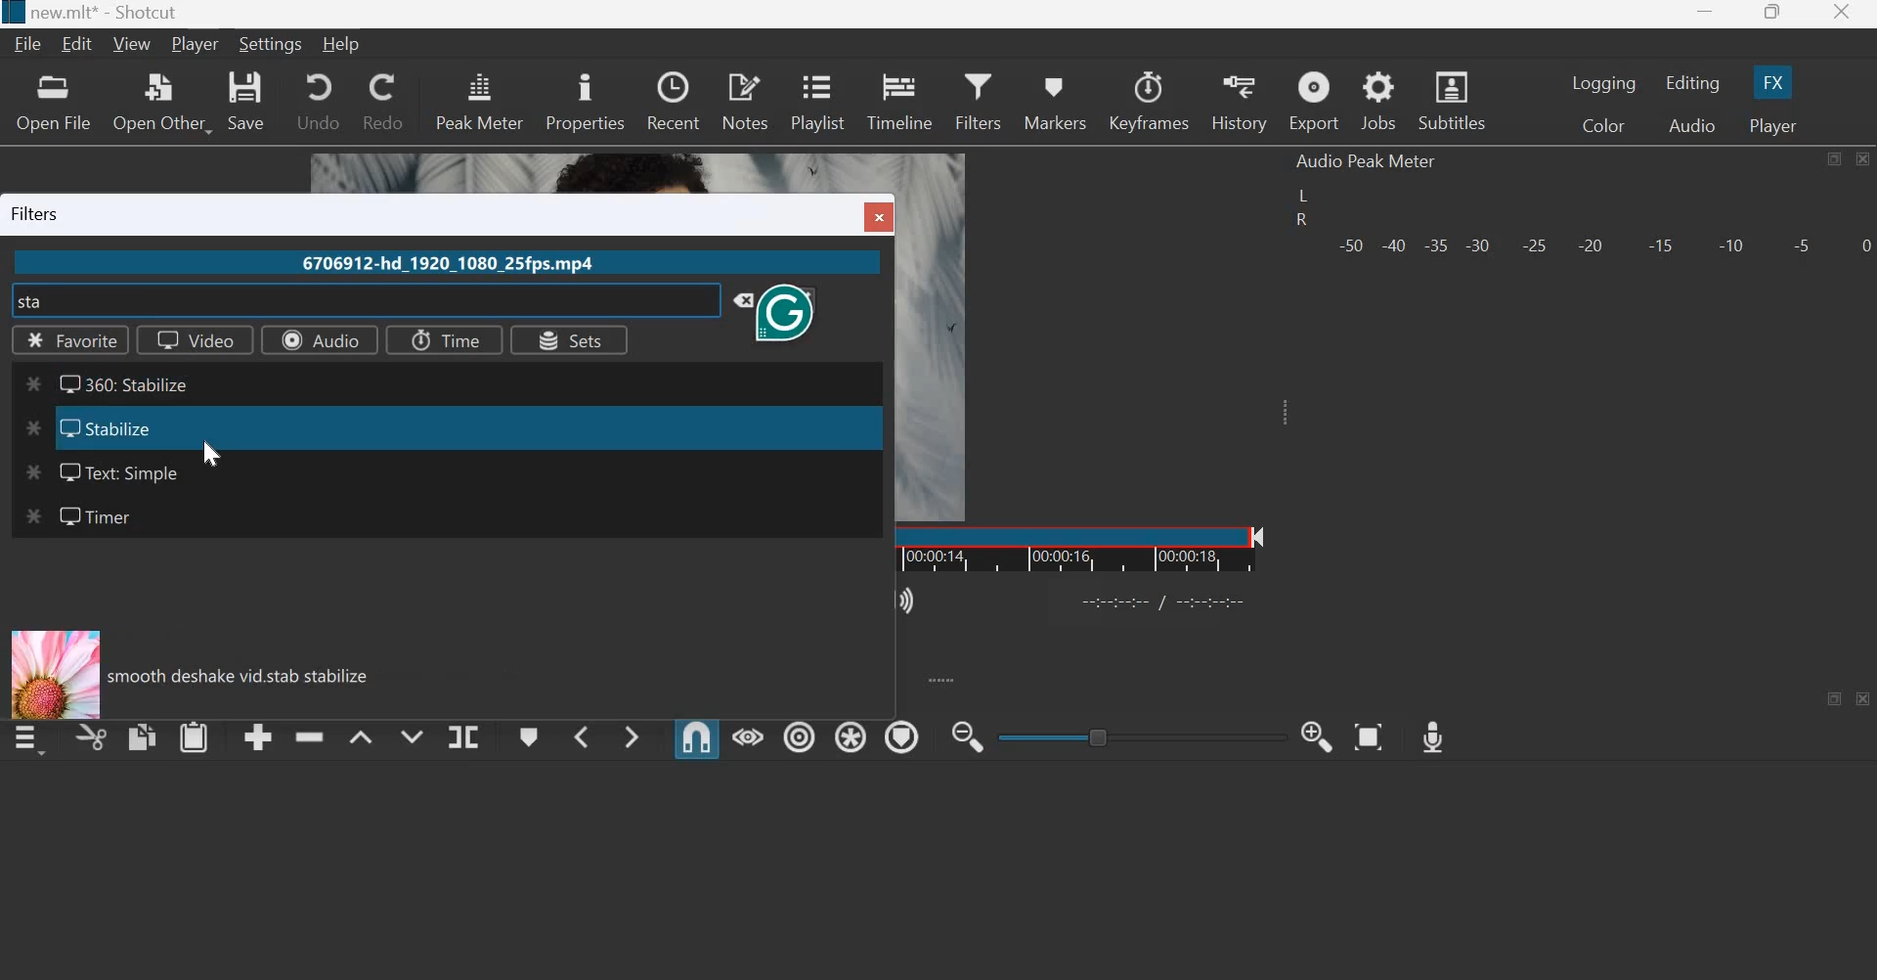 The image size is (1877, 980). Describe the element at coordinates (800, 735) in the screenshot. I see `Ripple` at that location.